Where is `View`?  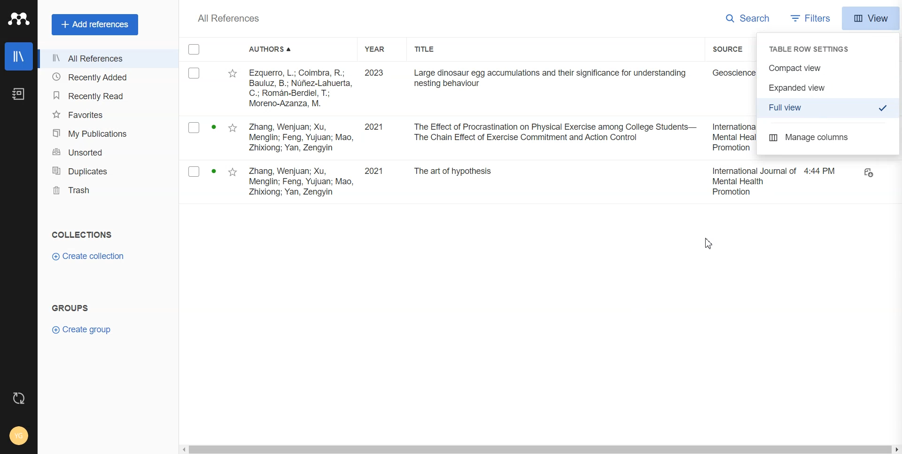 View is located at coordinates (871, 18).